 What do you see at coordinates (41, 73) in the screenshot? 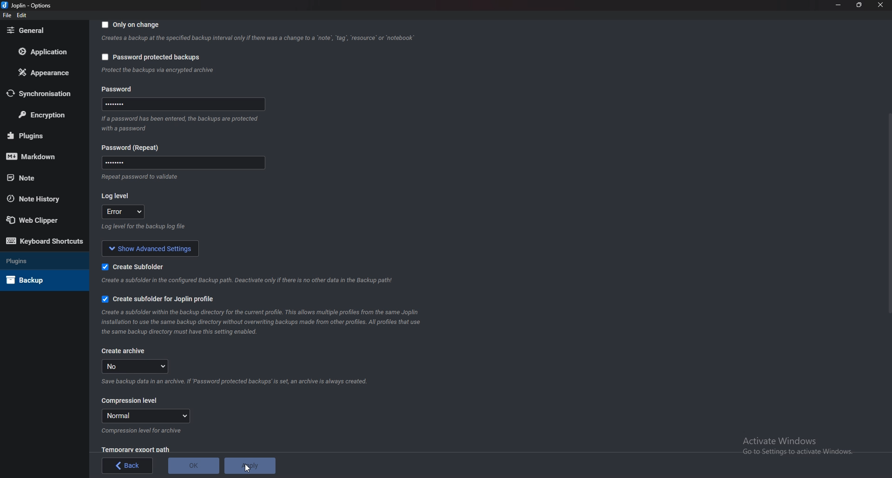
I see `Appearance` at bounding box center [41, 73].